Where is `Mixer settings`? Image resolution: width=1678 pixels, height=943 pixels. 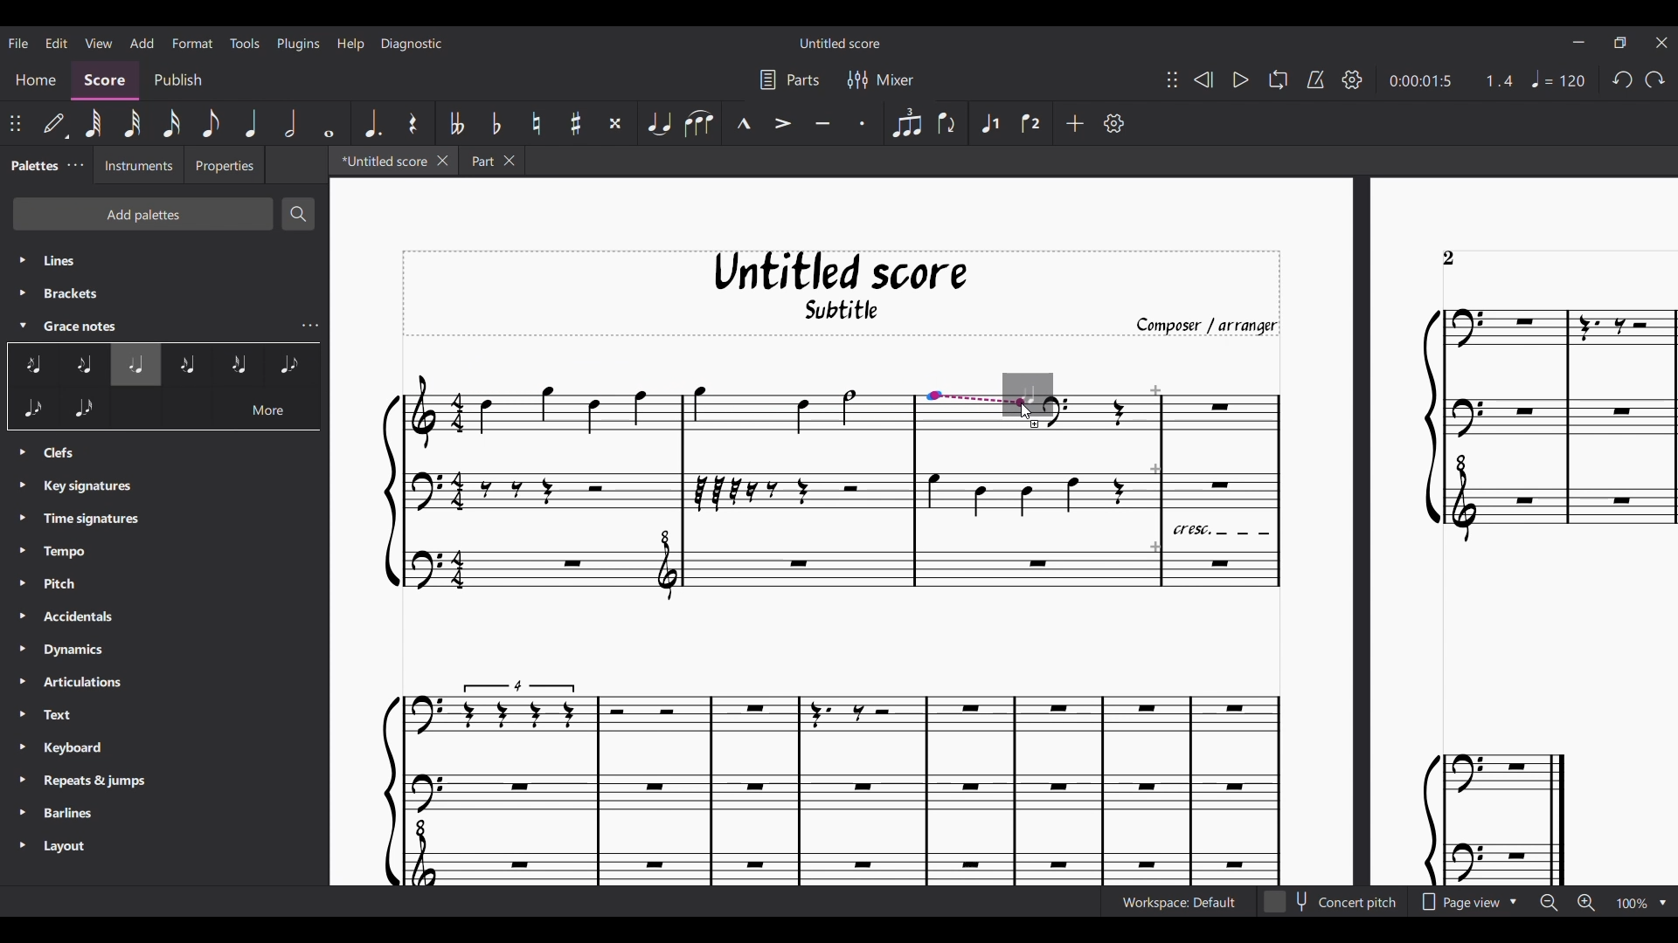 Mixer settings is located at coordinates (880, 79).